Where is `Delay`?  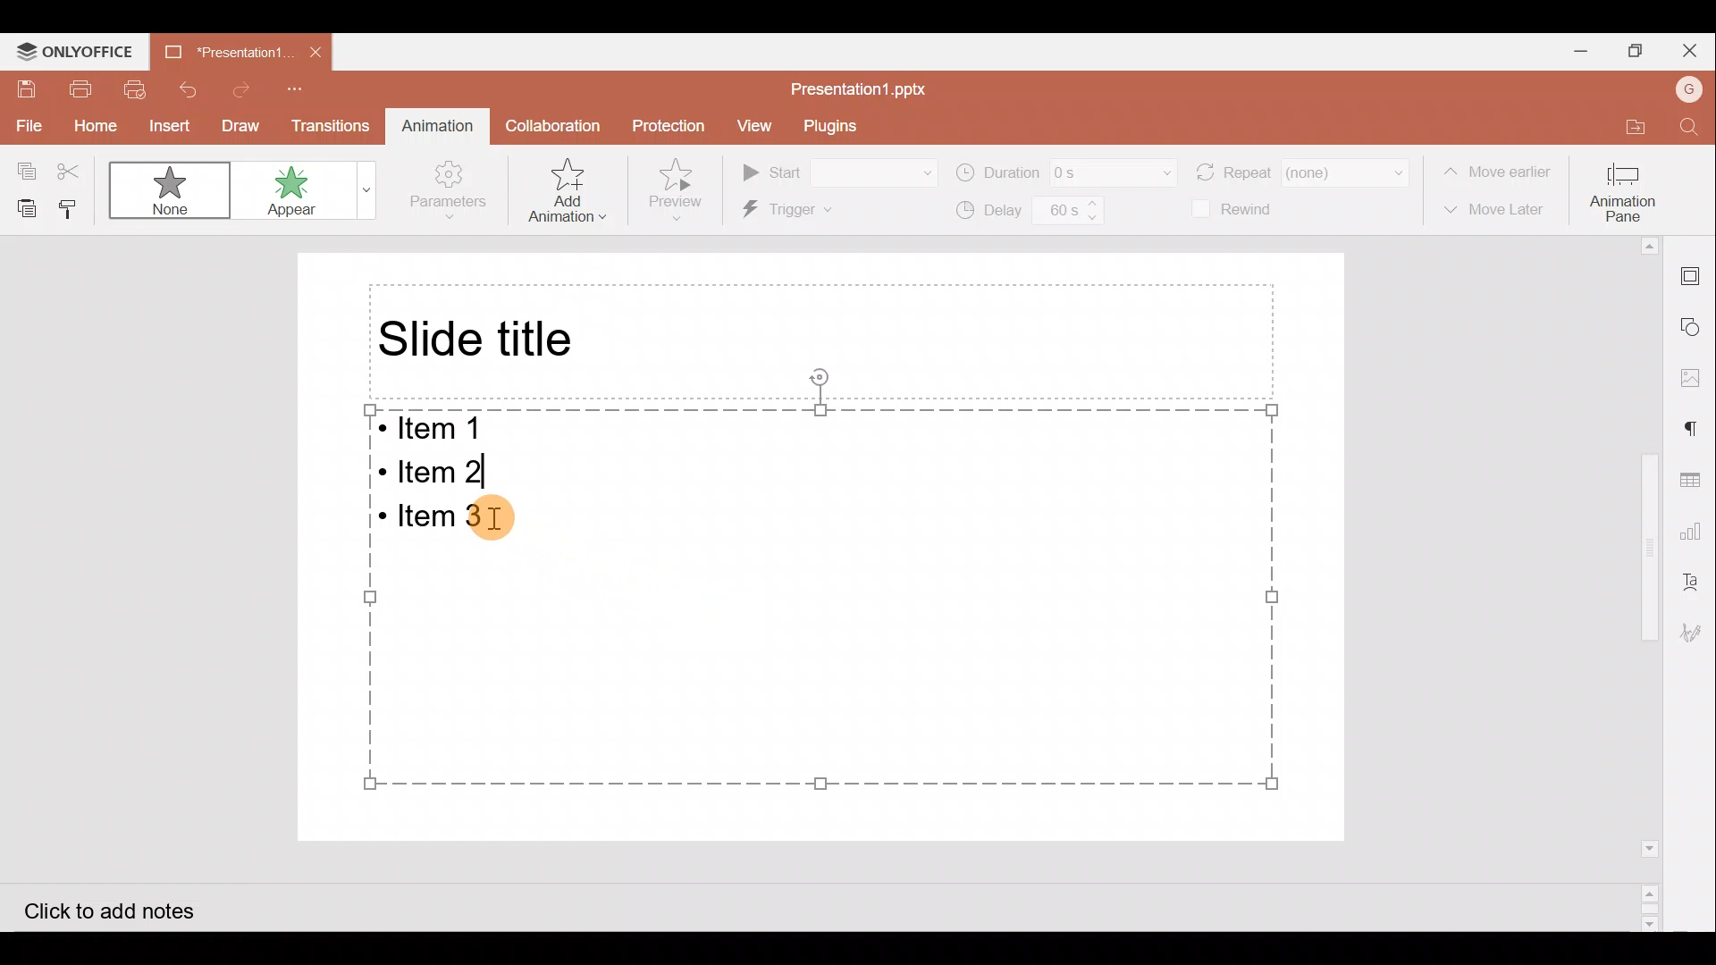 Delay is located at coordinates (1035, 213).